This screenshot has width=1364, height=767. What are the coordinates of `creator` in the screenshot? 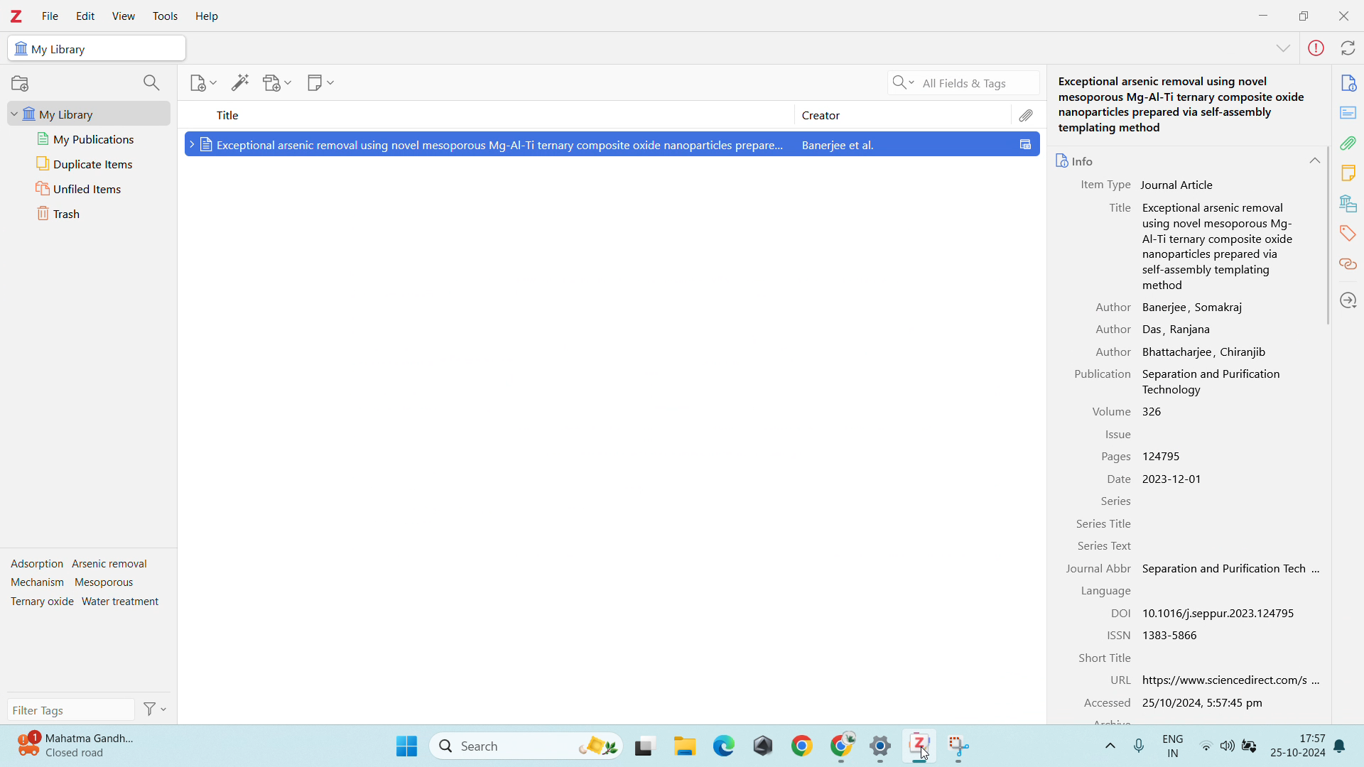 It's located at (902, 114).